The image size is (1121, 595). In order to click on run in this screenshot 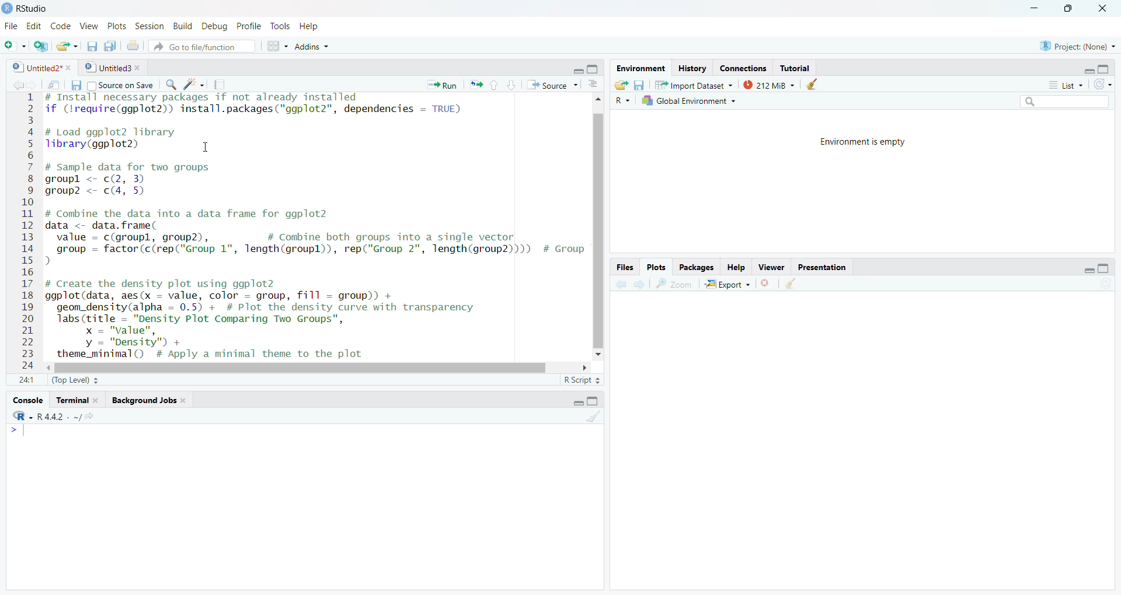, I will do `click(438, 85)`.